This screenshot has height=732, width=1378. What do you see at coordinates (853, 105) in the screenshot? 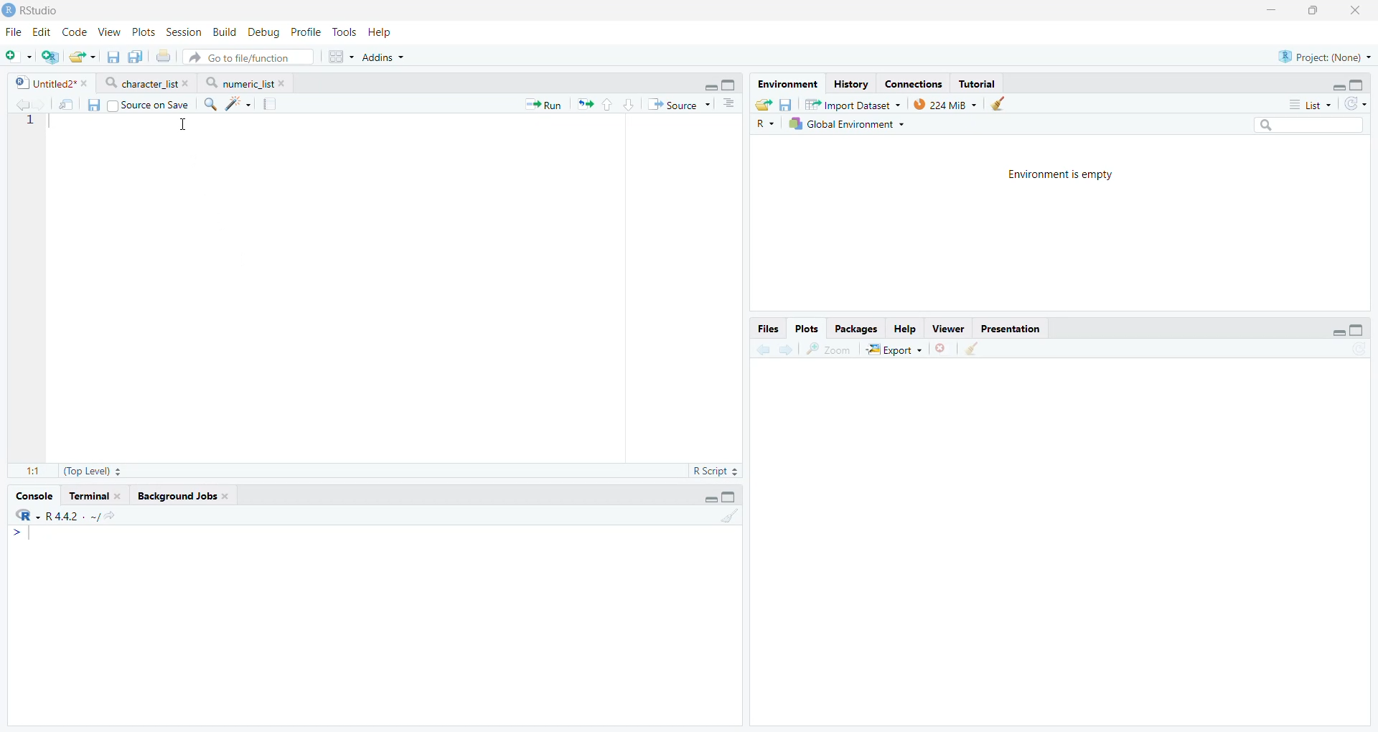
I see `Import Dataset` at bounding box center [853, 105].